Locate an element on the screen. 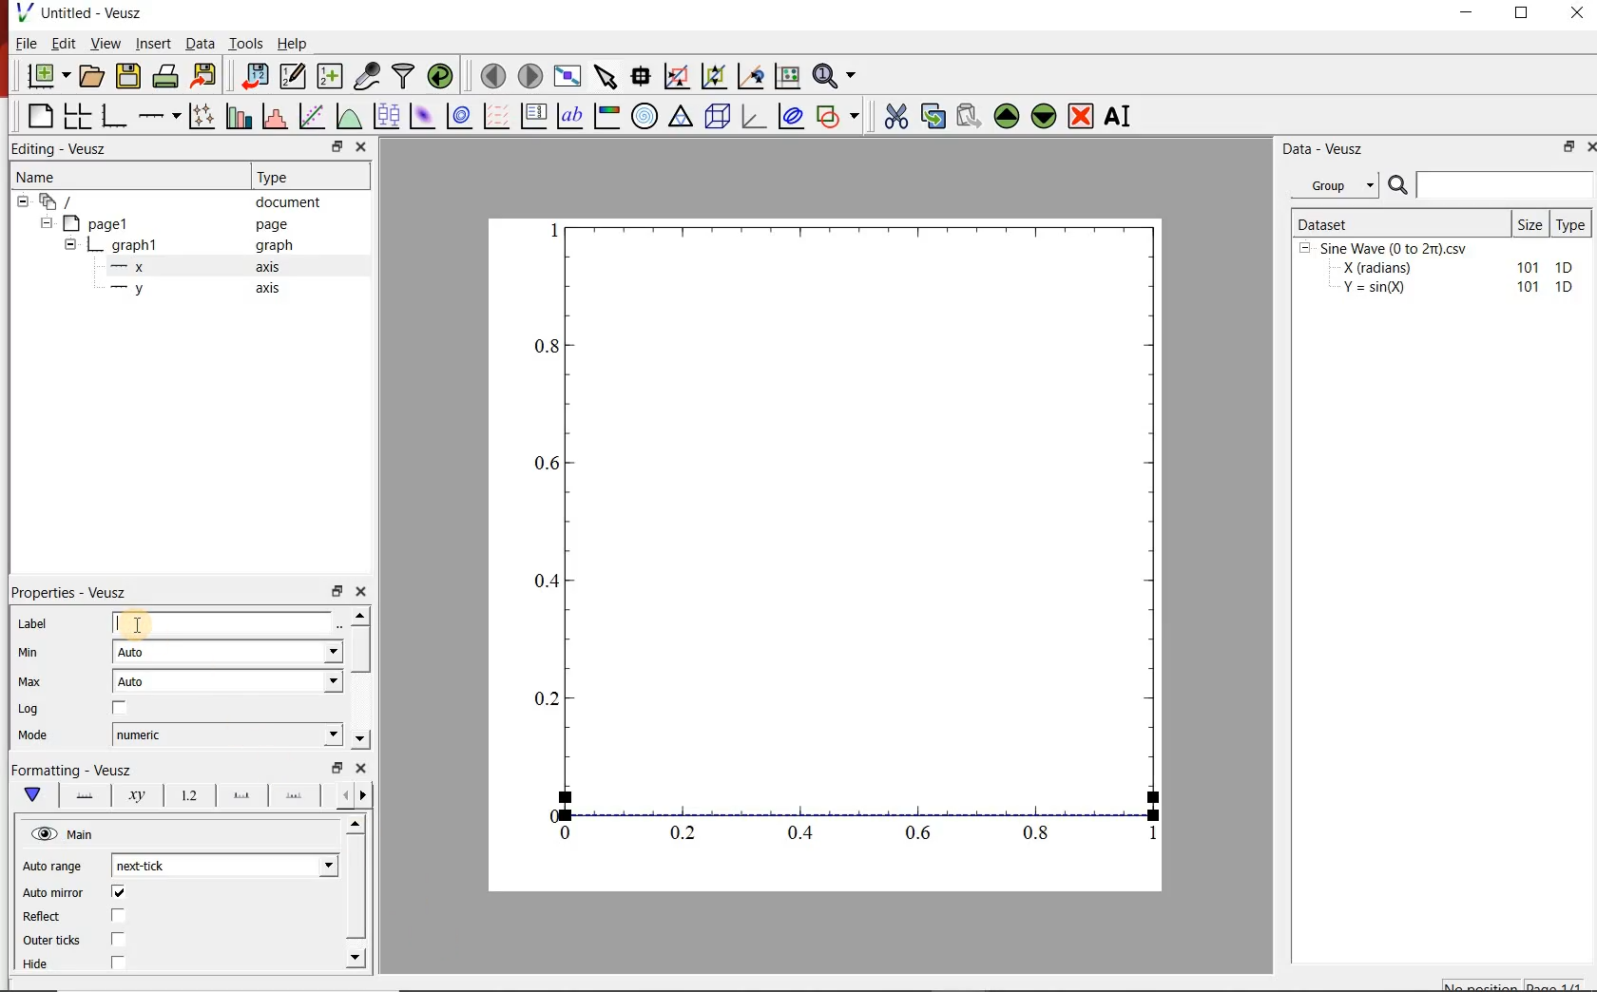  Data is located at coordinates (199, 43).